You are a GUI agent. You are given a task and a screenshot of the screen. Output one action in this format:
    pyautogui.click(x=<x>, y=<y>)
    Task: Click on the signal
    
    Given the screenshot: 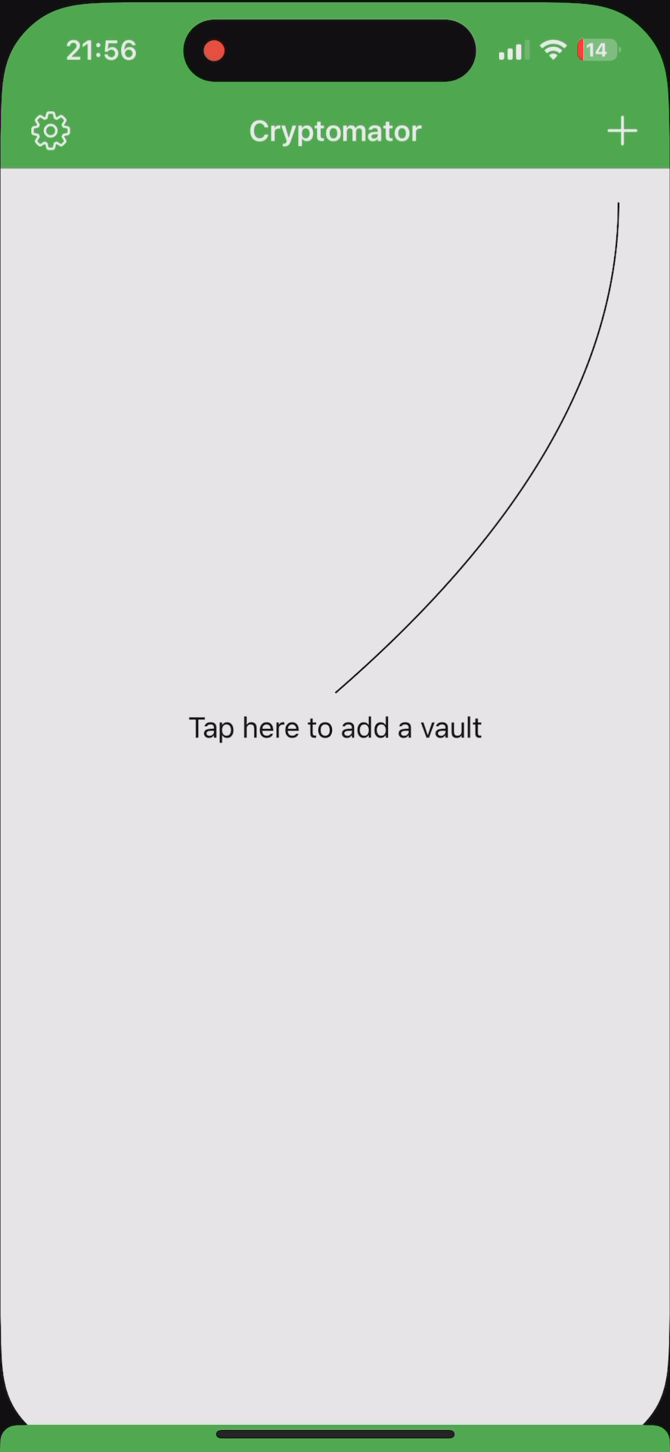 What is the action you would take?
    pyautogui.click(x=512, y=51)
    